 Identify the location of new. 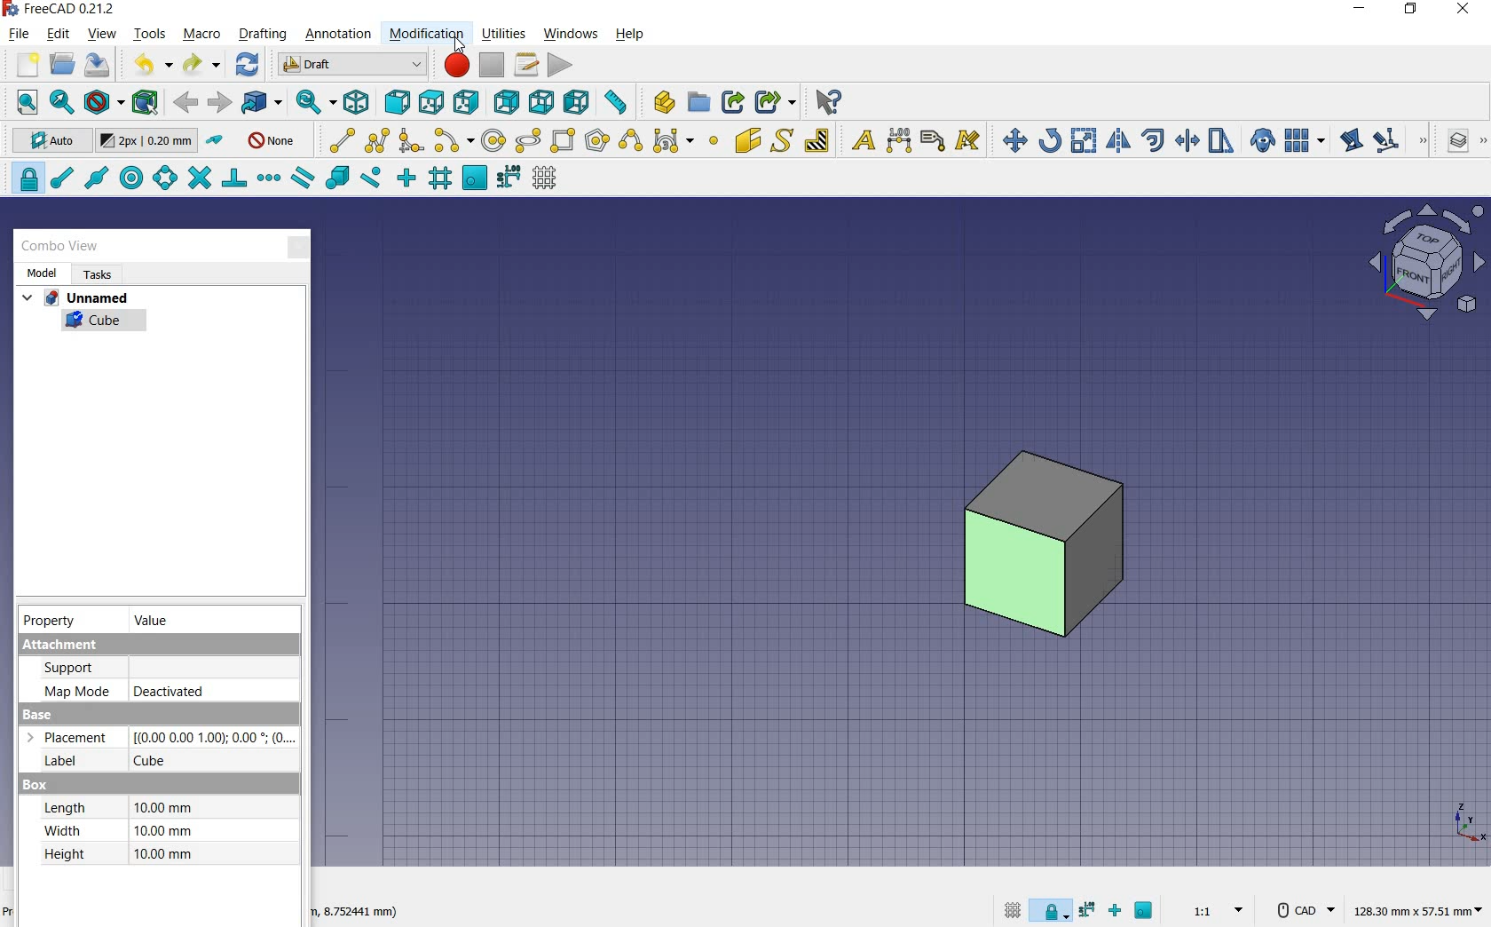
(22, 65).